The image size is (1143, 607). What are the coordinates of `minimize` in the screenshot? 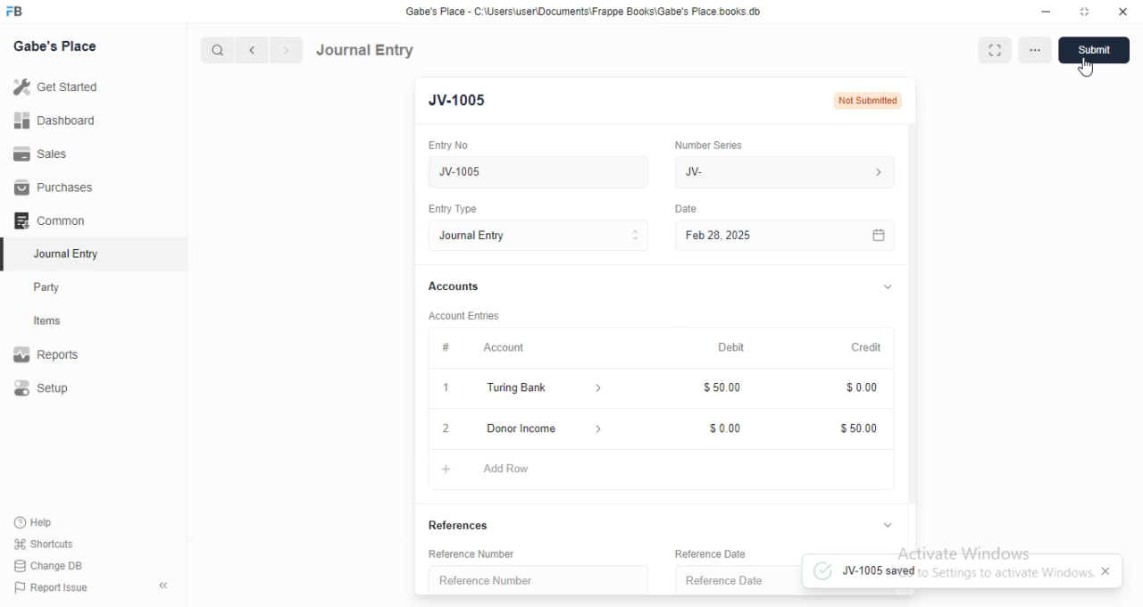 It's located at (1045, 14).